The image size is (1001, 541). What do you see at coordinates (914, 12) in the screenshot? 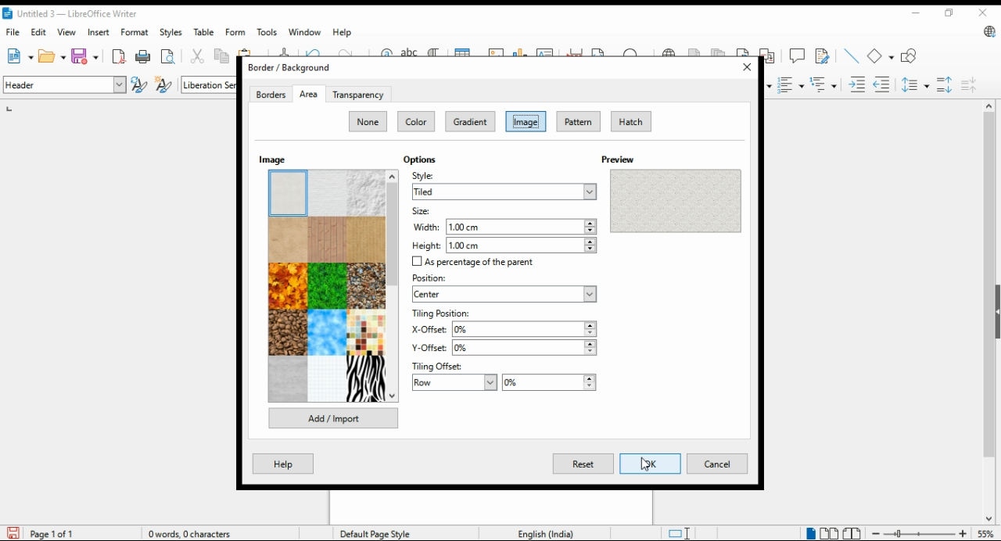
I see `minimize` at bounding box center [914, 12].